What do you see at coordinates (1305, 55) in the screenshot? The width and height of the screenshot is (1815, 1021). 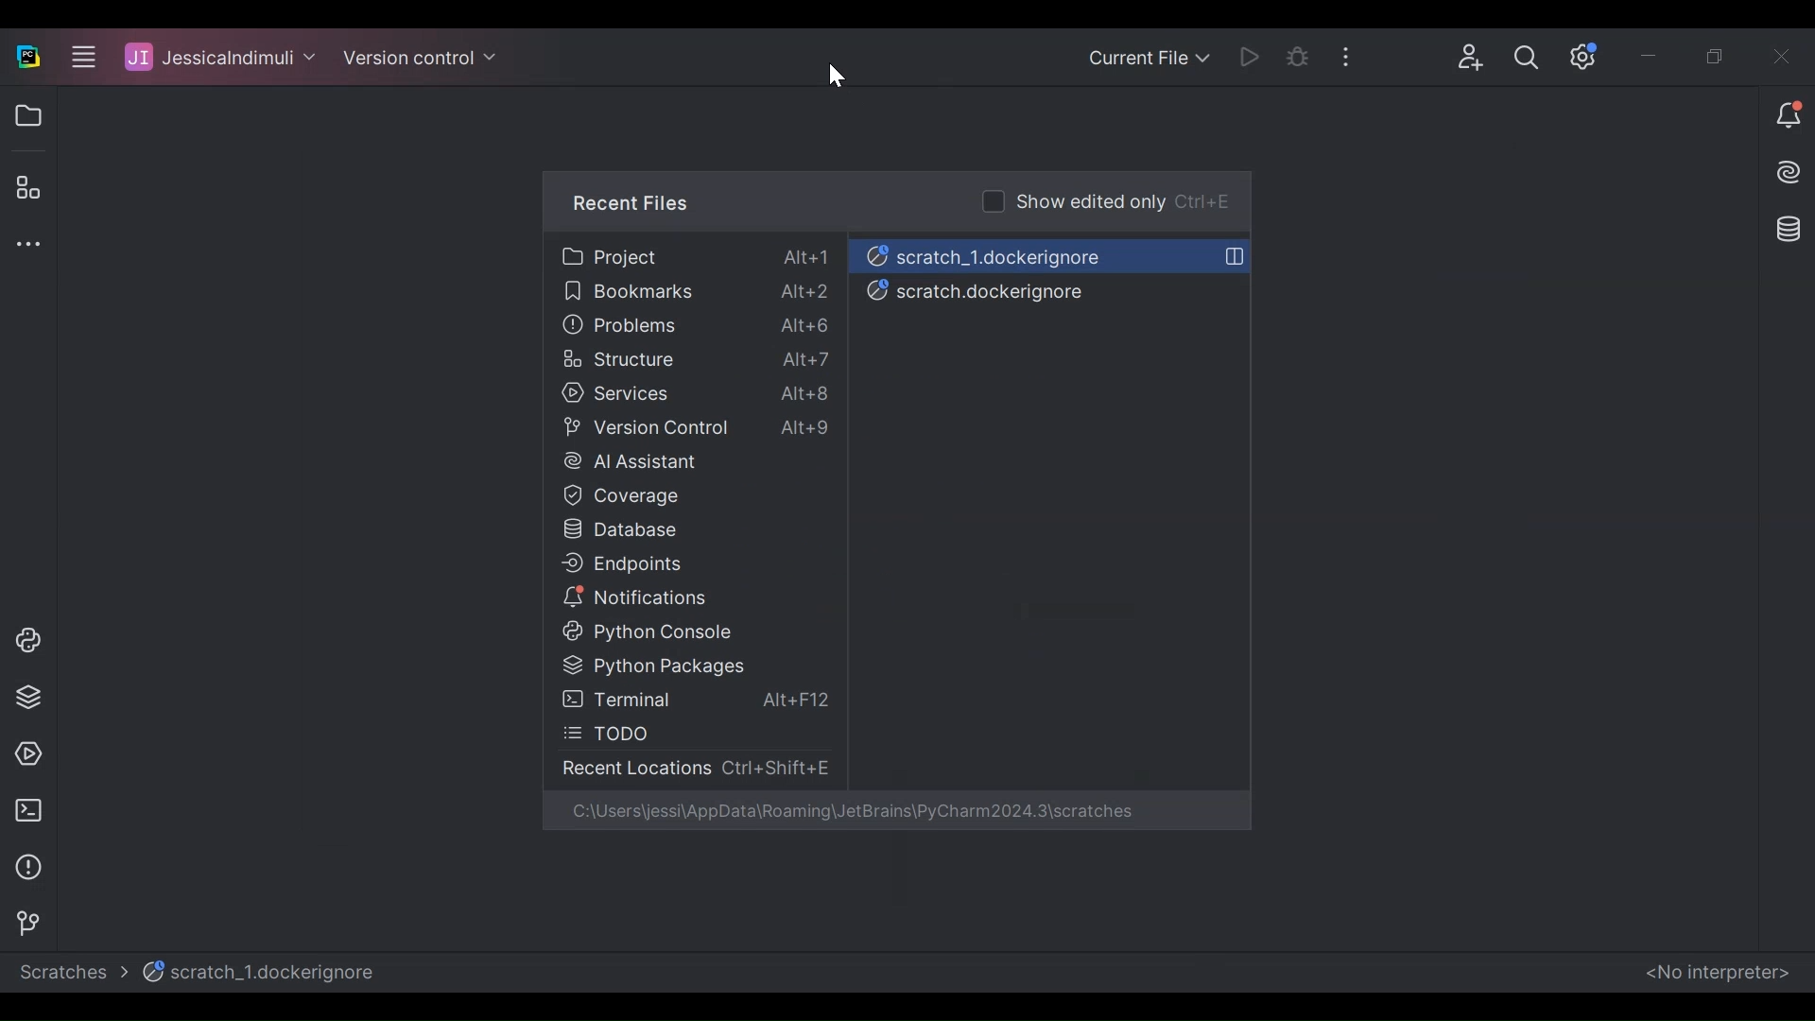 I see `` at bounding box center [1305, 55].